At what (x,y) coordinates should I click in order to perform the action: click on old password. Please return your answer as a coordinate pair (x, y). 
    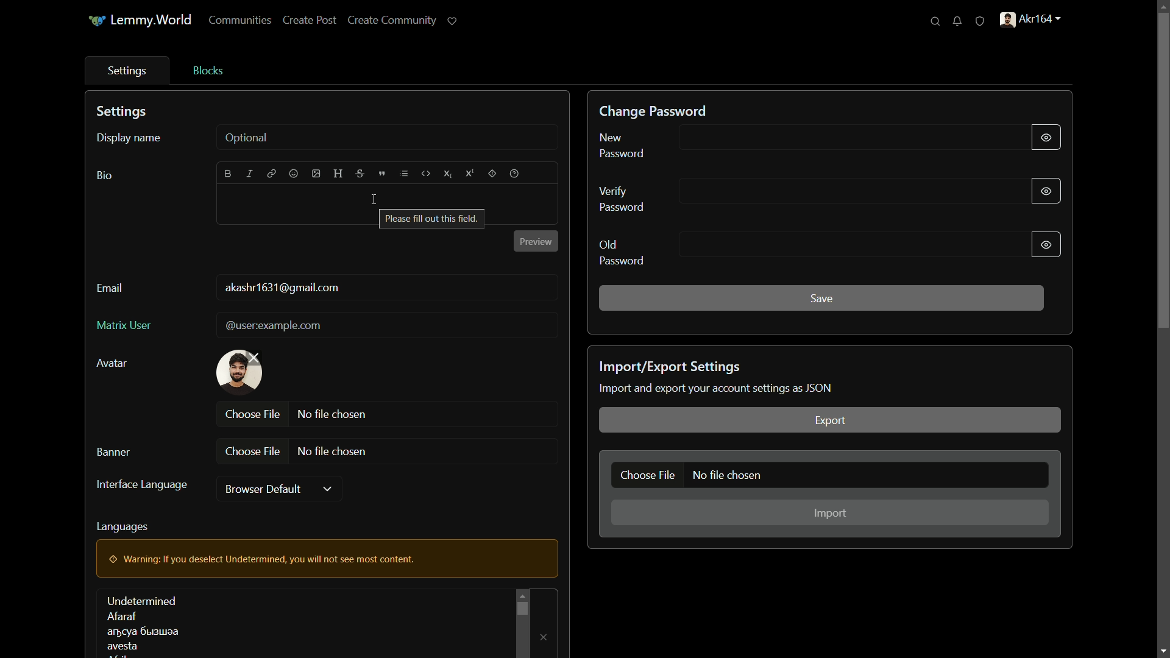
    Looking at the image, I should click on (621, 253).